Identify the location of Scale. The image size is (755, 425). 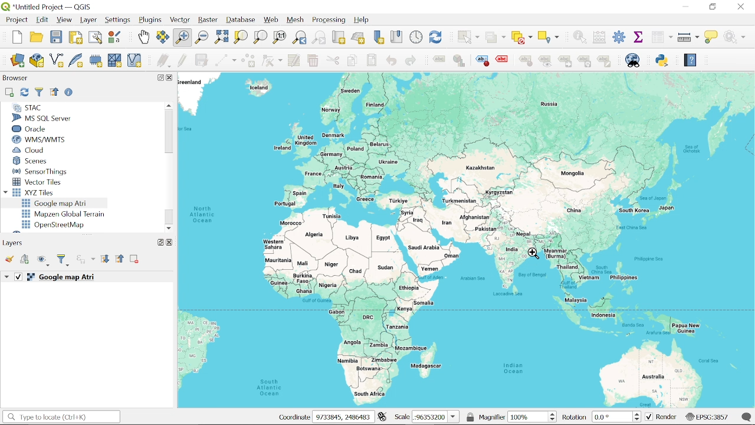
(436, 417).